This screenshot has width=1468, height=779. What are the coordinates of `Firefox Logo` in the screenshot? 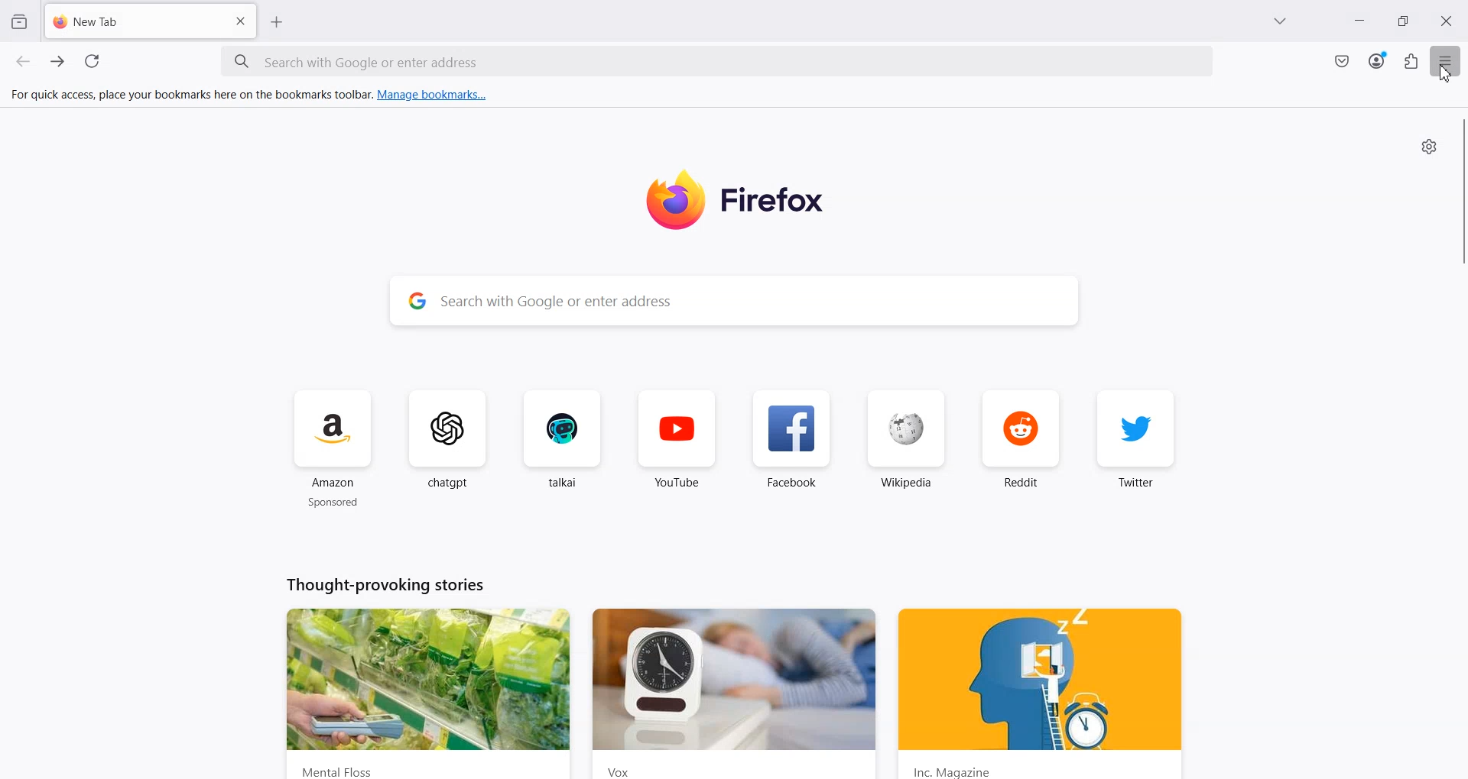 It's located at (732, 199).